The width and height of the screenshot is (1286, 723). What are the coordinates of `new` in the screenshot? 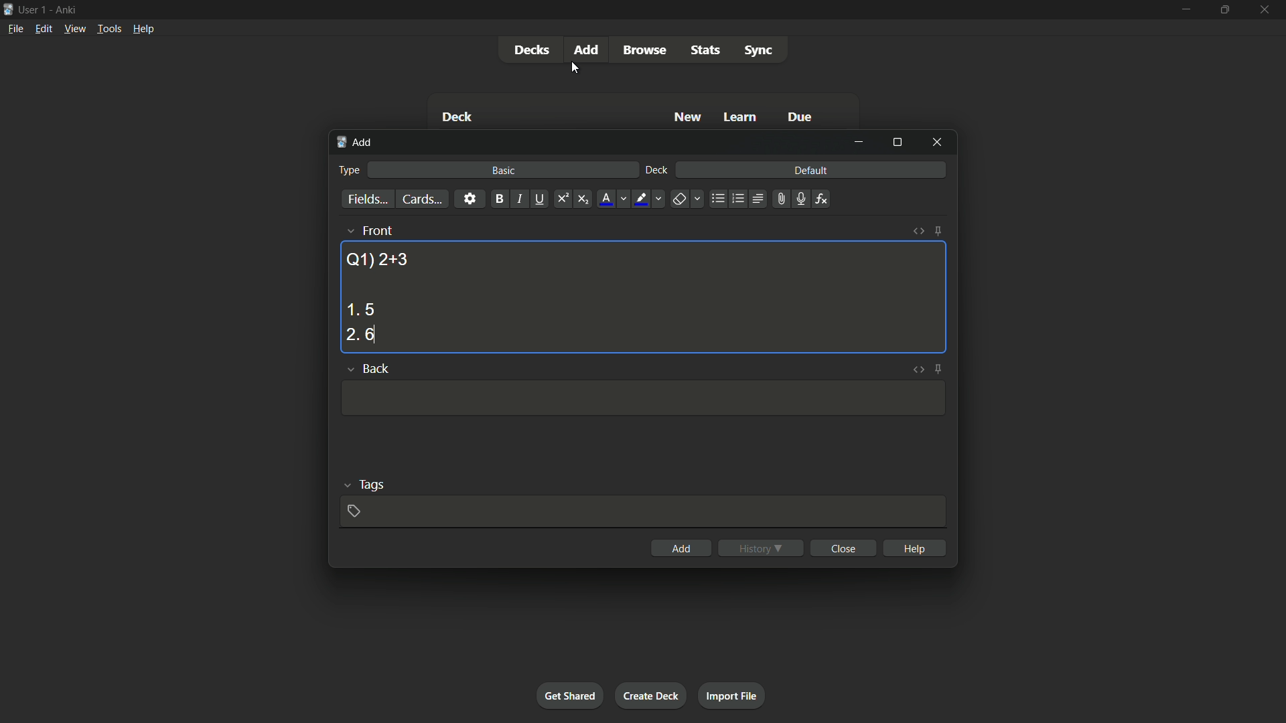 It's located at (689, 116).